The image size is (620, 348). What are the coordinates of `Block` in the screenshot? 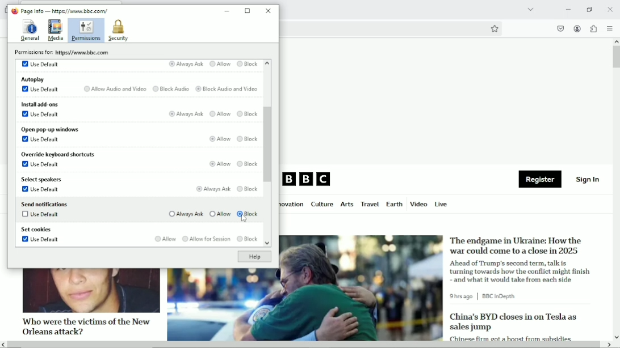 It's located at (247, 239).